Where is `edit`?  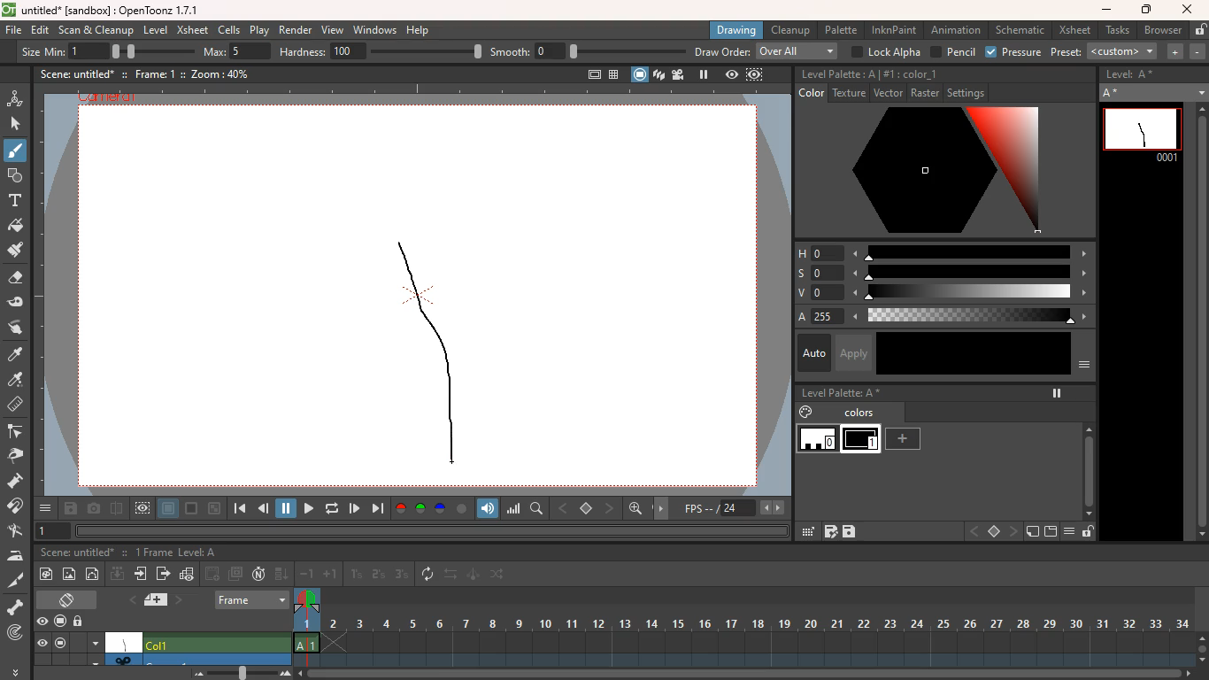
edit is located at coordinates (41, 30).